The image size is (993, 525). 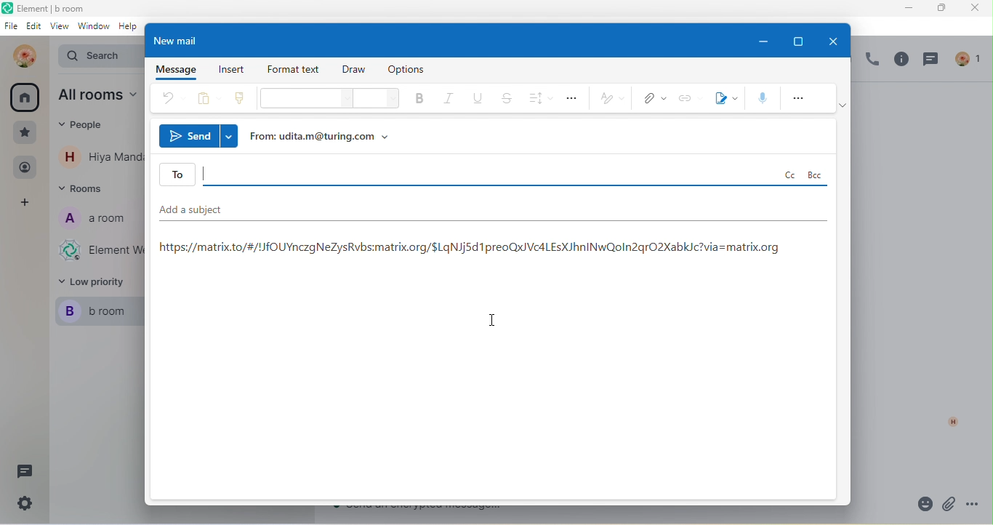 What do you see at coordinates (611, 100) in the screenshot?
I see `style` at bounding box center [611, 100].